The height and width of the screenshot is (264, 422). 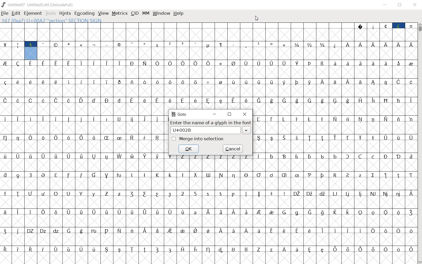 What do you see at coordinates (179, 114) in the screenshot?
I see `GoTo` at bounding box center [179, 114].